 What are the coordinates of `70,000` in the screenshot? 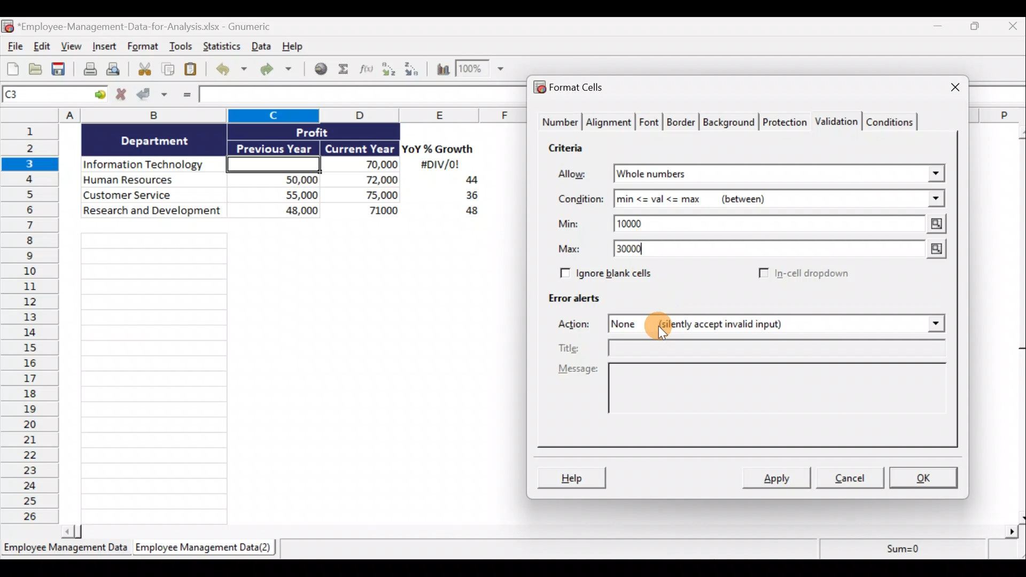 It's located at (366, 165).